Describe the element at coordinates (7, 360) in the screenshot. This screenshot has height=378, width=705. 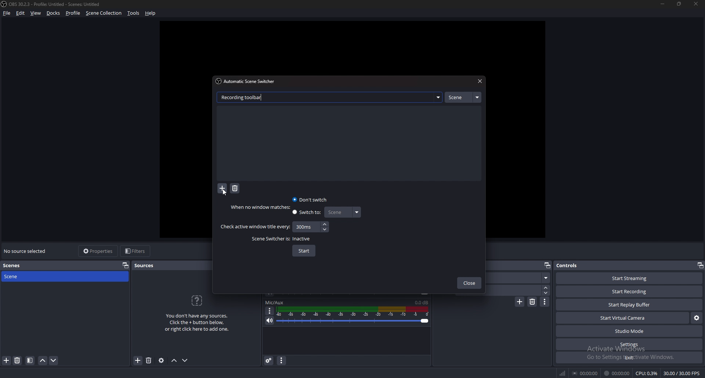
I see `add scene` at that location.